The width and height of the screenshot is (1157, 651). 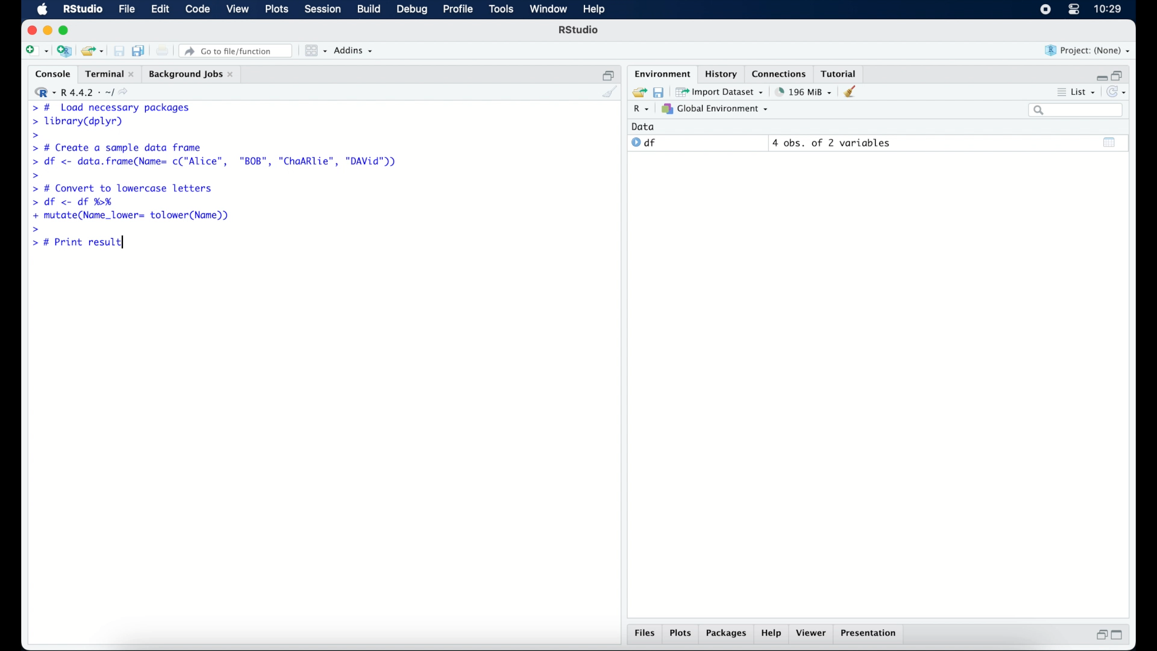 What do you see at coordinates (780, 73) in the screenshot?
I see `connections` at bounding box center [780, 73].